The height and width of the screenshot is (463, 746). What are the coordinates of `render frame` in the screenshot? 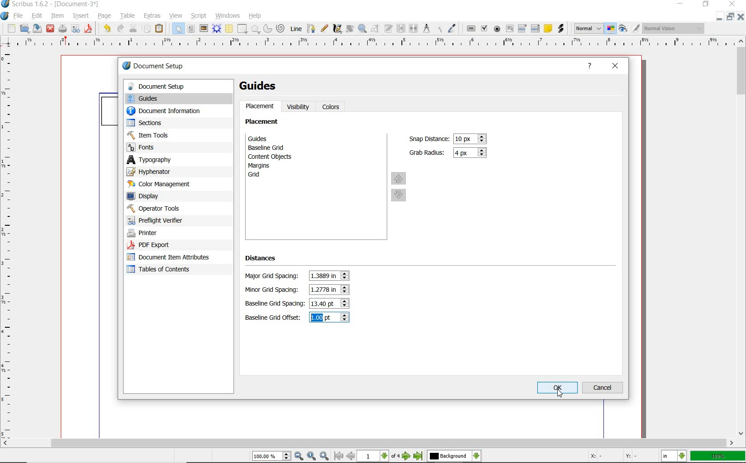 It's located at (217, 29).